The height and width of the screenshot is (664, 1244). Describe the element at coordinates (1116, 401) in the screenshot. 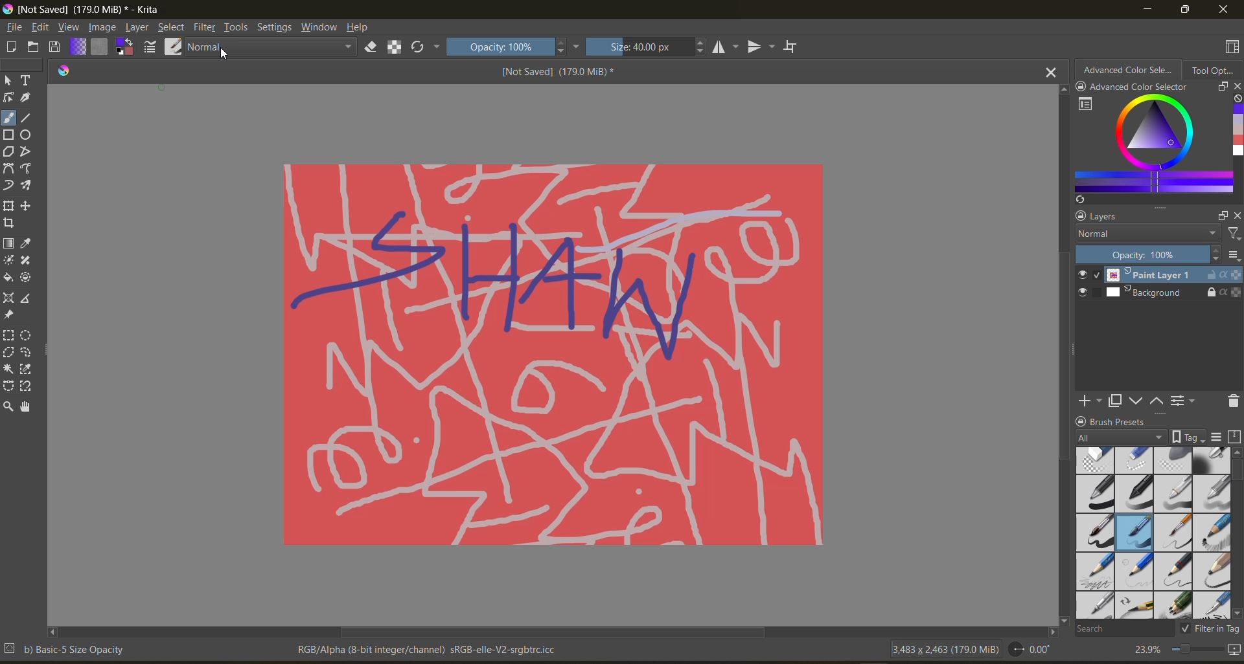

I see `duplicate` at that location.